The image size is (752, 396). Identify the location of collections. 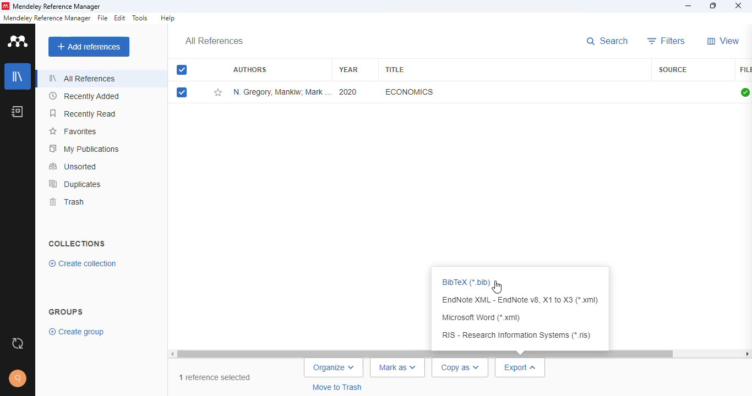
(77, 244).